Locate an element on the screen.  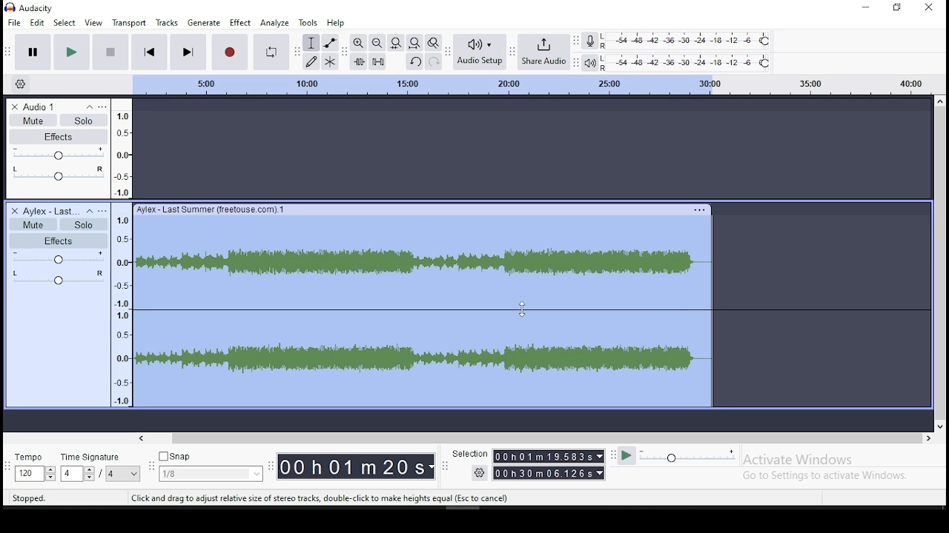
volume is located at coordinates (57, 154).